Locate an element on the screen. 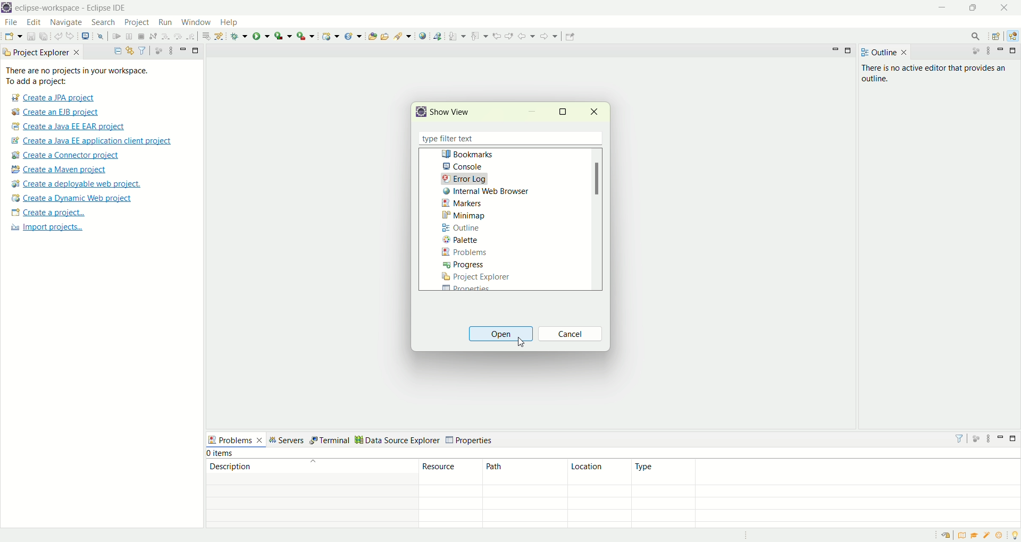  restore welcome is located at coordinates (945, 536).